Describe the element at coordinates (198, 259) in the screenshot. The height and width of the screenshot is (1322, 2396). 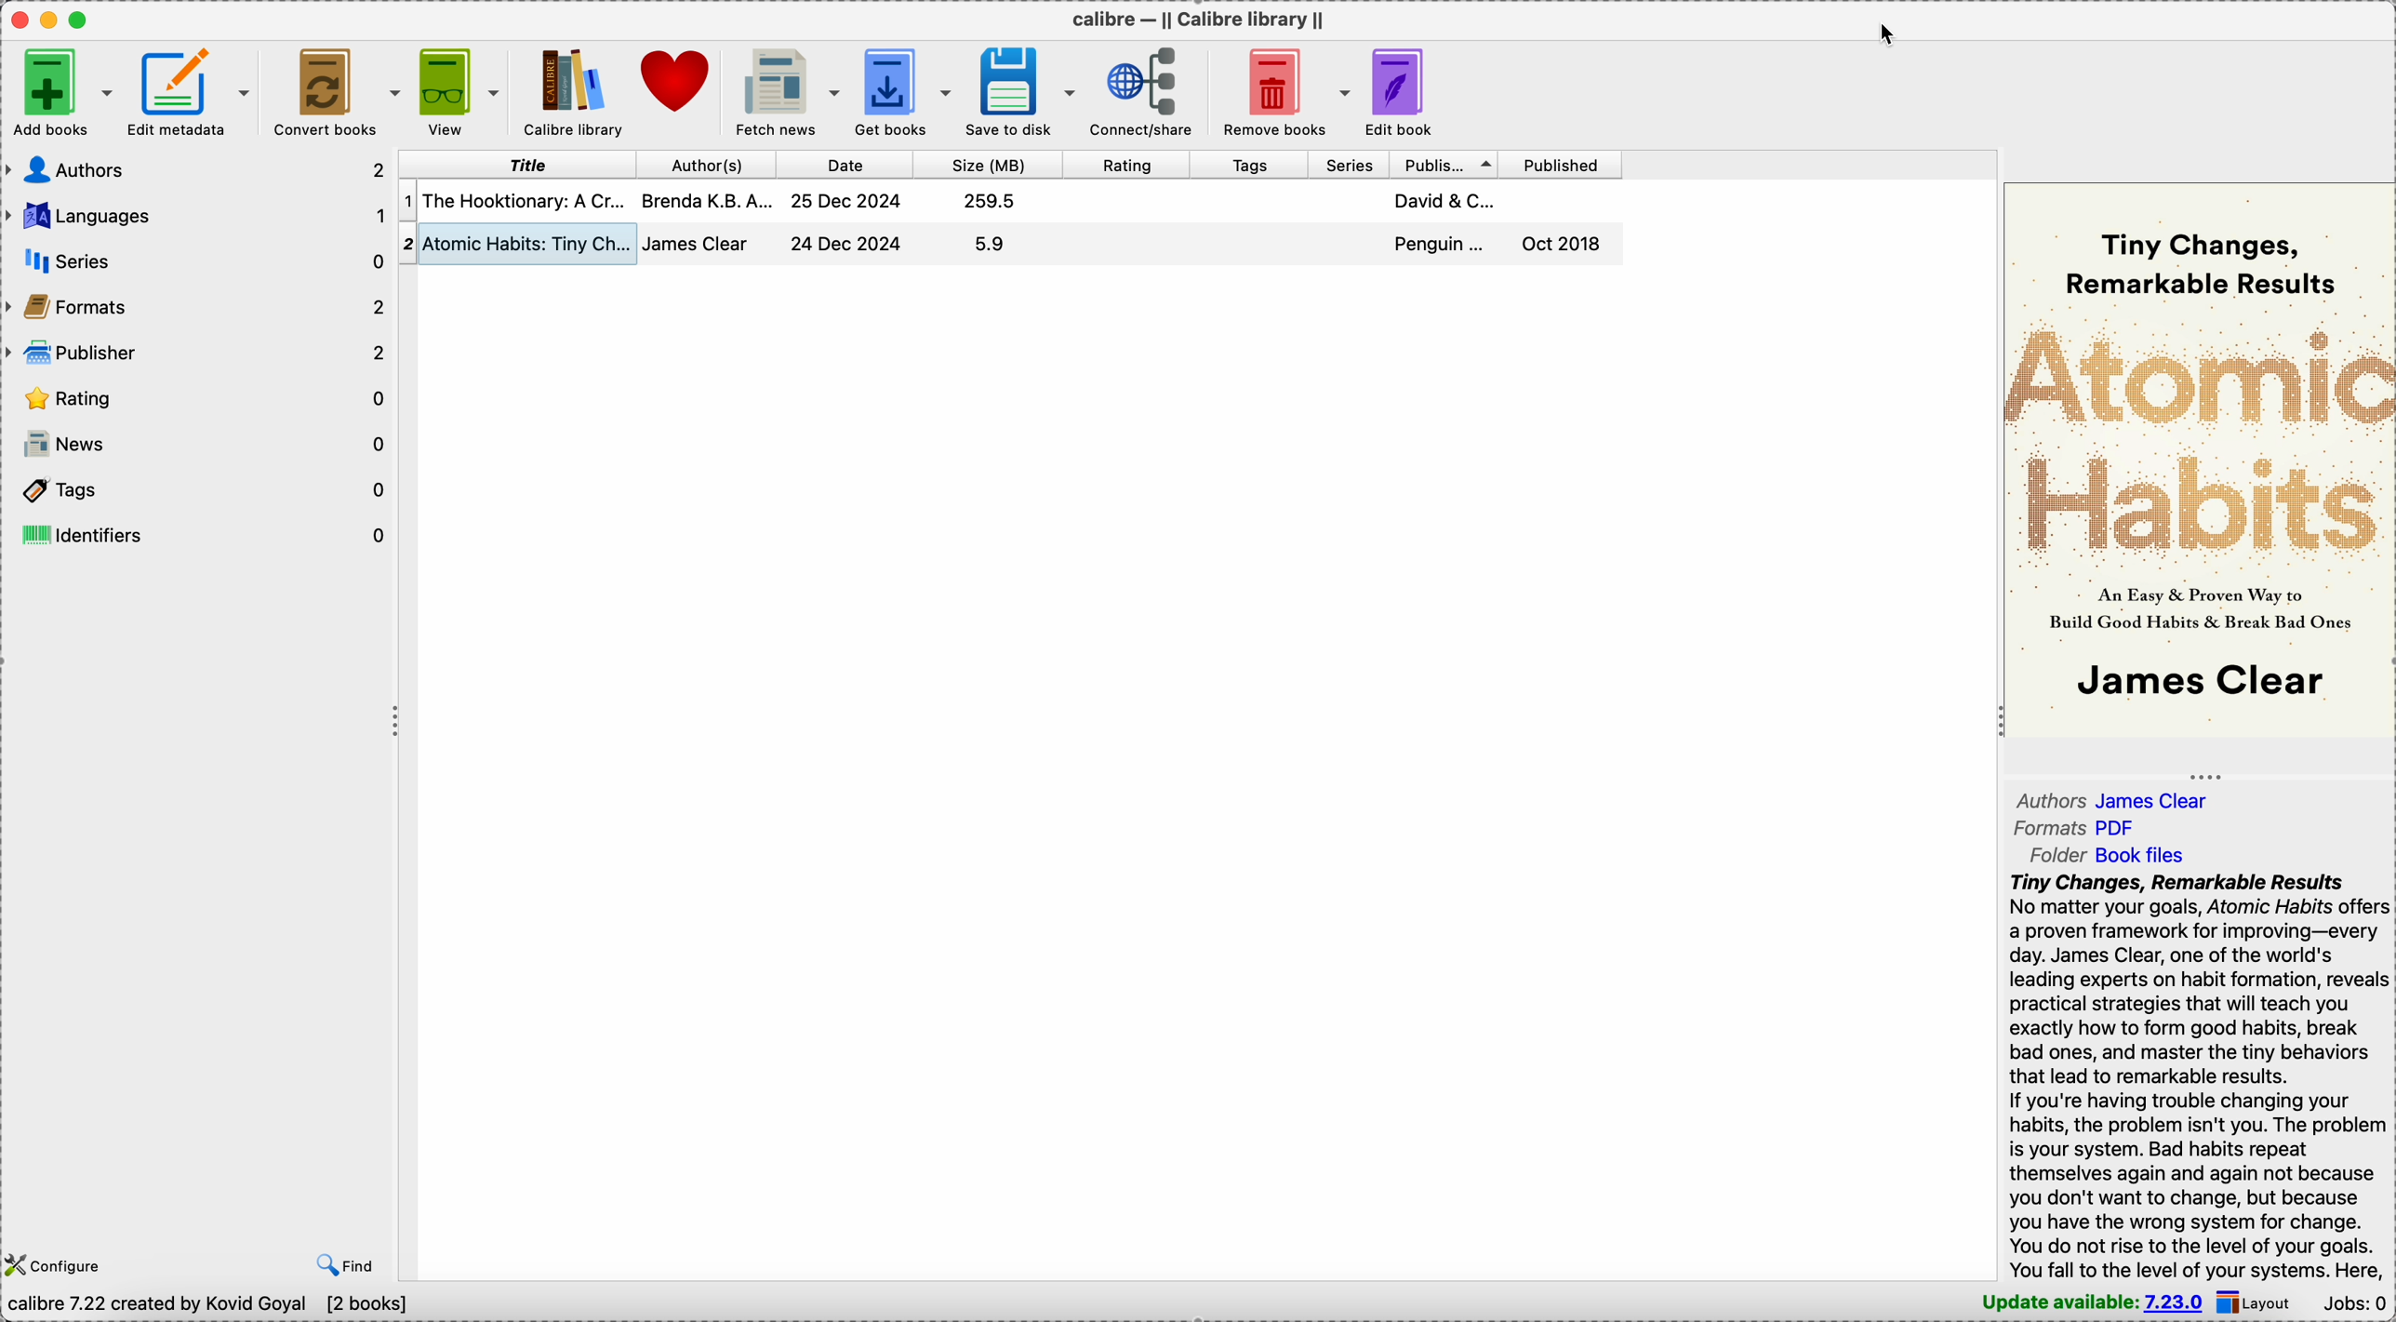
I see `series` at that location.